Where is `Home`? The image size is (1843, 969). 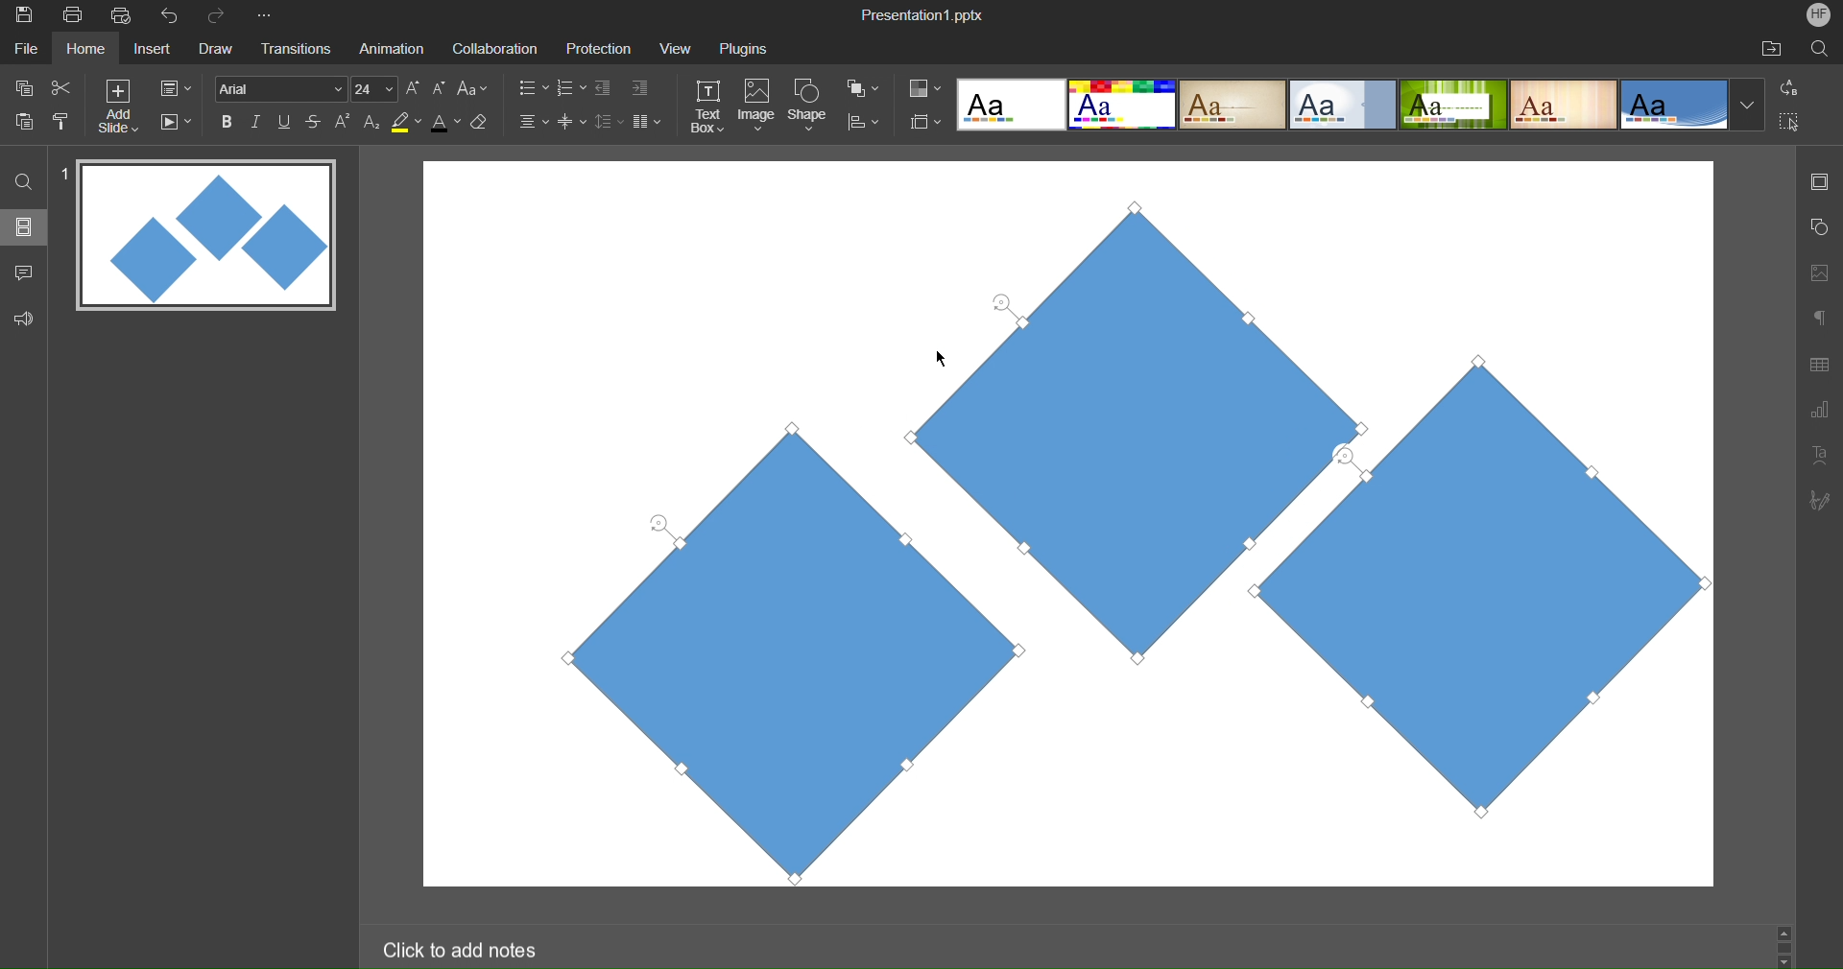
Home is located at coordinates (85, 49).